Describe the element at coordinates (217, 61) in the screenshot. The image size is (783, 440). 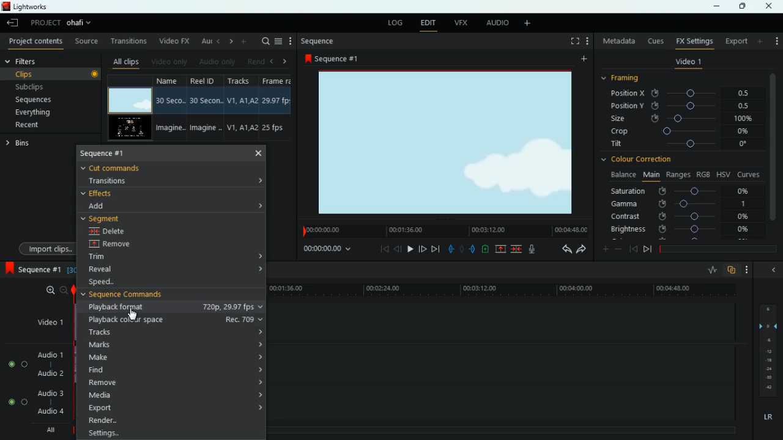
I see `audio only` at that location.